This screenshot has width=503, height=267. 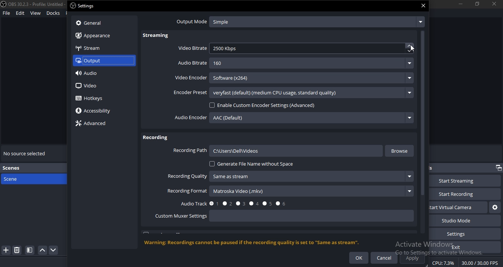 What do you see at coordinates (86, 85) in the screenshot?
I see `video` at bounding box center [86, 85].